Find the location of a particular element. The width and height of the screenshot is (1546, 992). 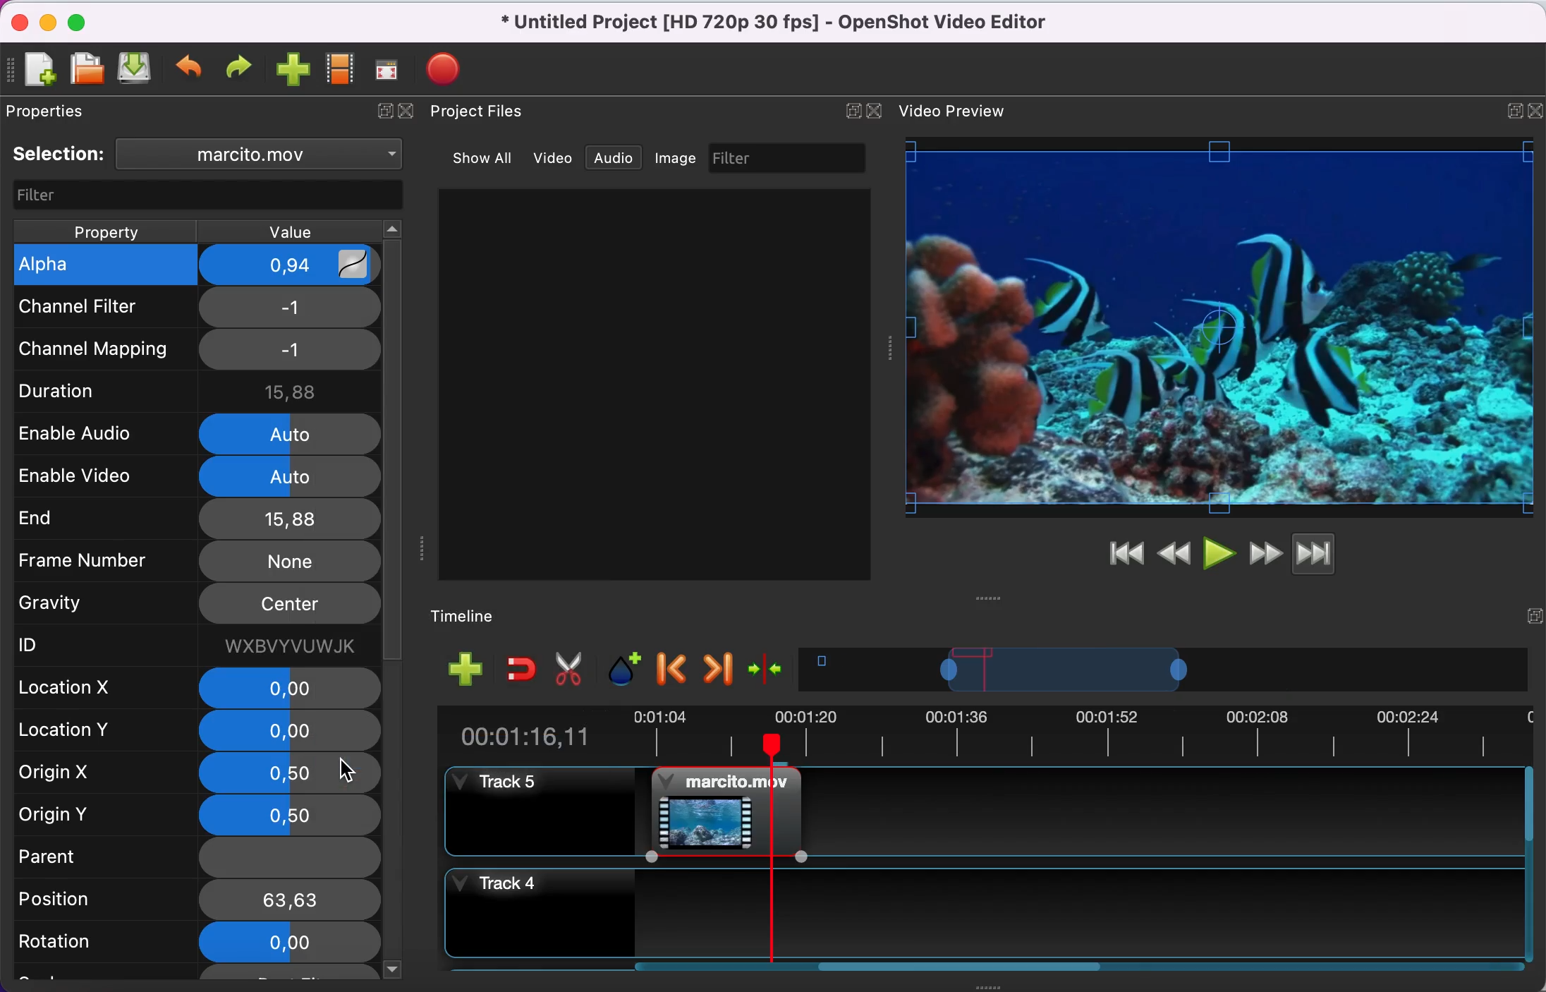

choose profile is located at coordinates (340, 68).